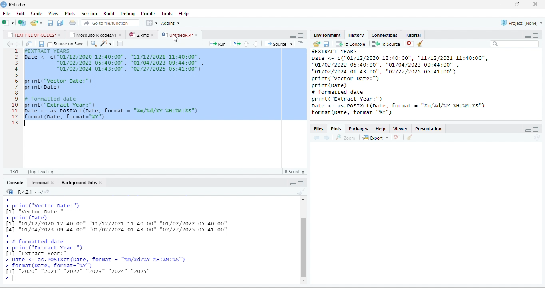 This screenshot has height=288, width=545. Describe the element at coordinates (517, 4) in the screenshot. I see `resize` at that location.